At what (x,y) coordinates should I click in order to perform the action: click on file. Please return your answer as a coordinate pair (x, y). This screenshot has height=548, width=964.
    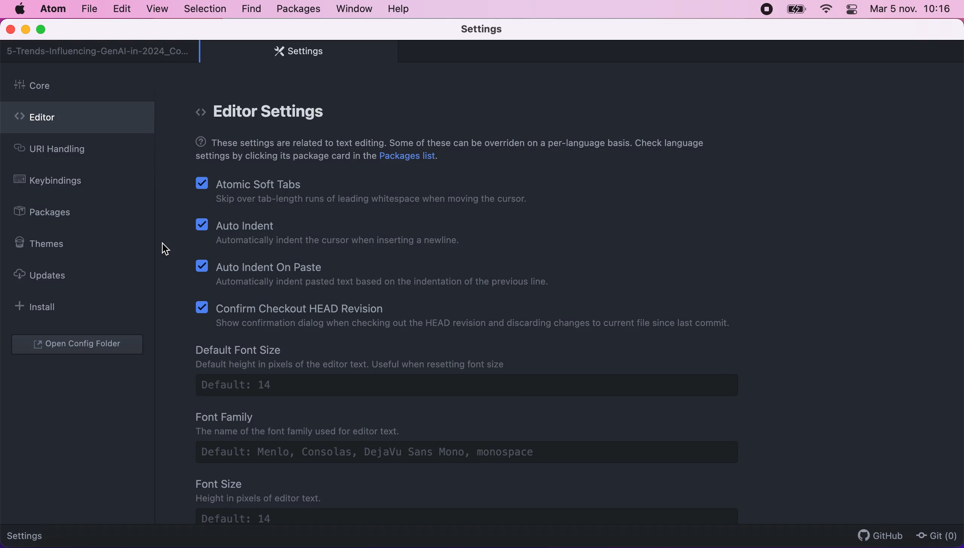
    Looking at the image, I should click on (88, 9).